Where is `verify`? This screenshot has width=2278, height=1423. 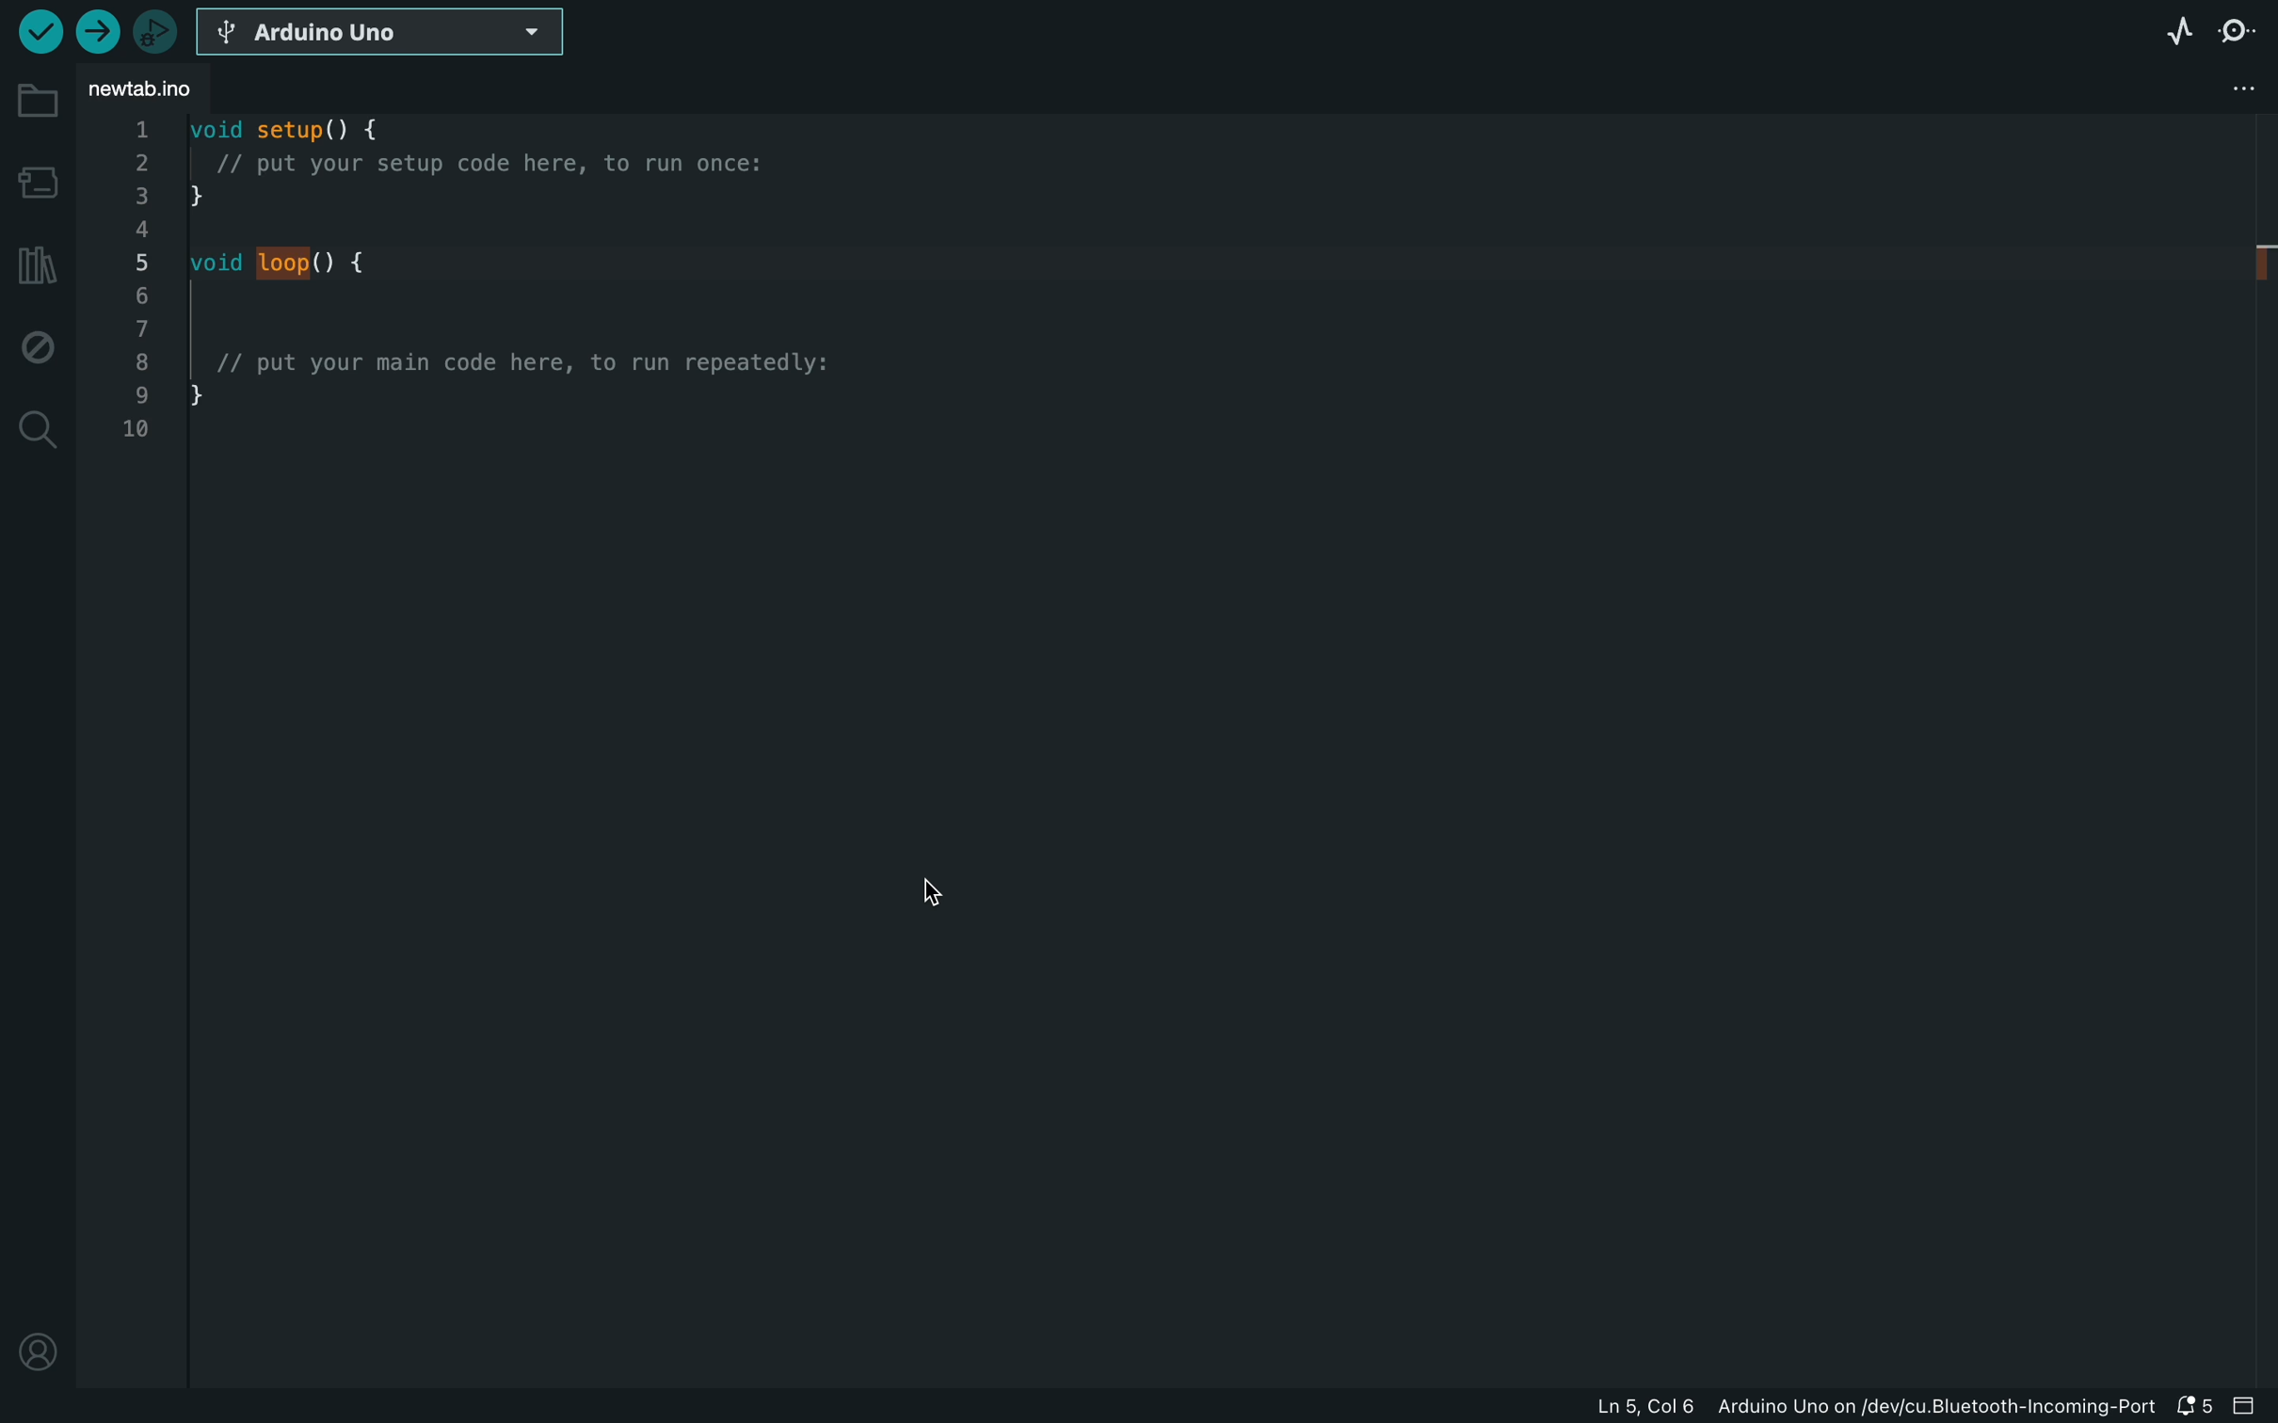 verify is located at coordinates (35, 31).